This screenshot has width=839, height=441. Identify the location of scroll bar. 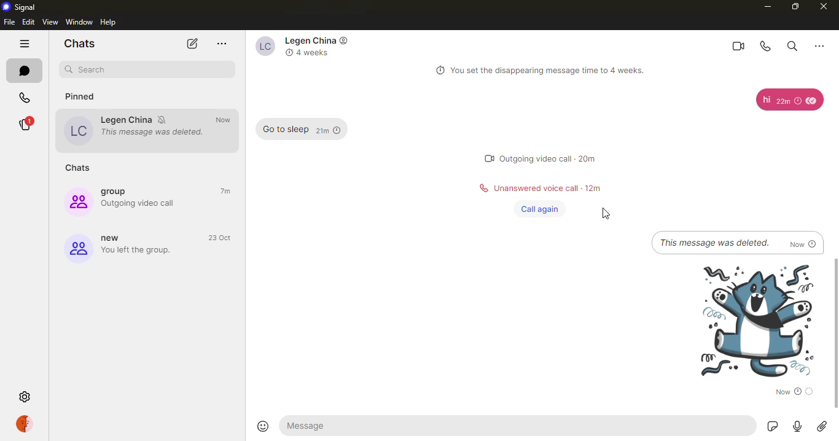
(836, 314).